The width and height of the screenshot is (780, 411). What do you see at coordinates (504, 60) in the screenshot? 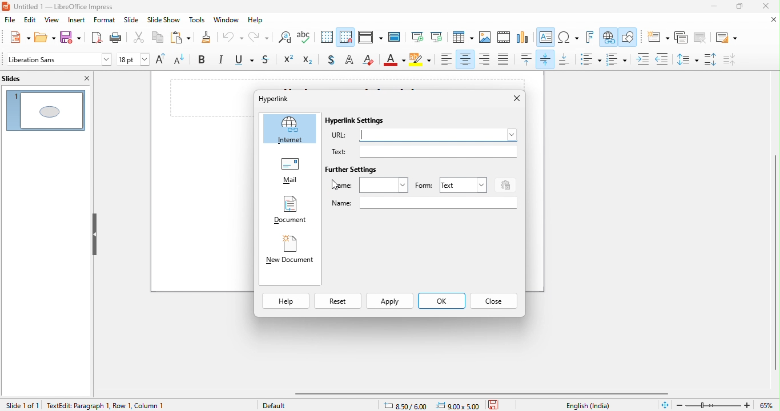
I see `justified` at bounding box center [504, 60].